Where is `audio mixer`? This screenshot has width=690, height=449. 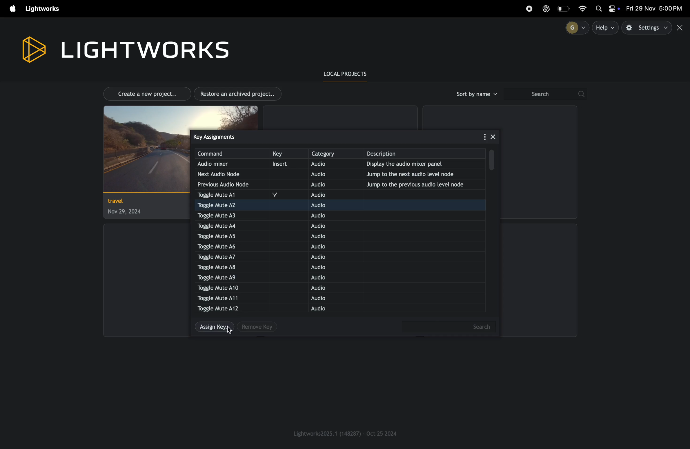
audio mixer is located at coordinates (225, 164).